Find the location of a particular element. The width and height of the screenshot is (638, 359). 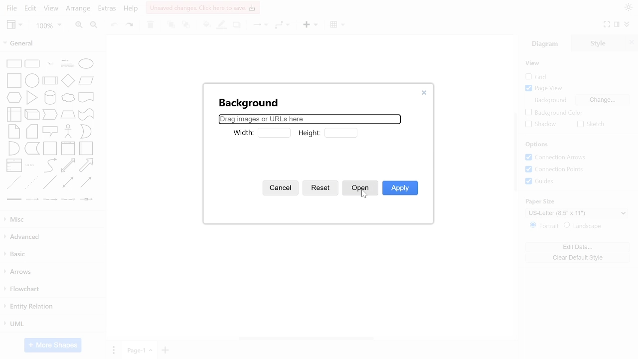

diagram is located at coordinates (549, 44).